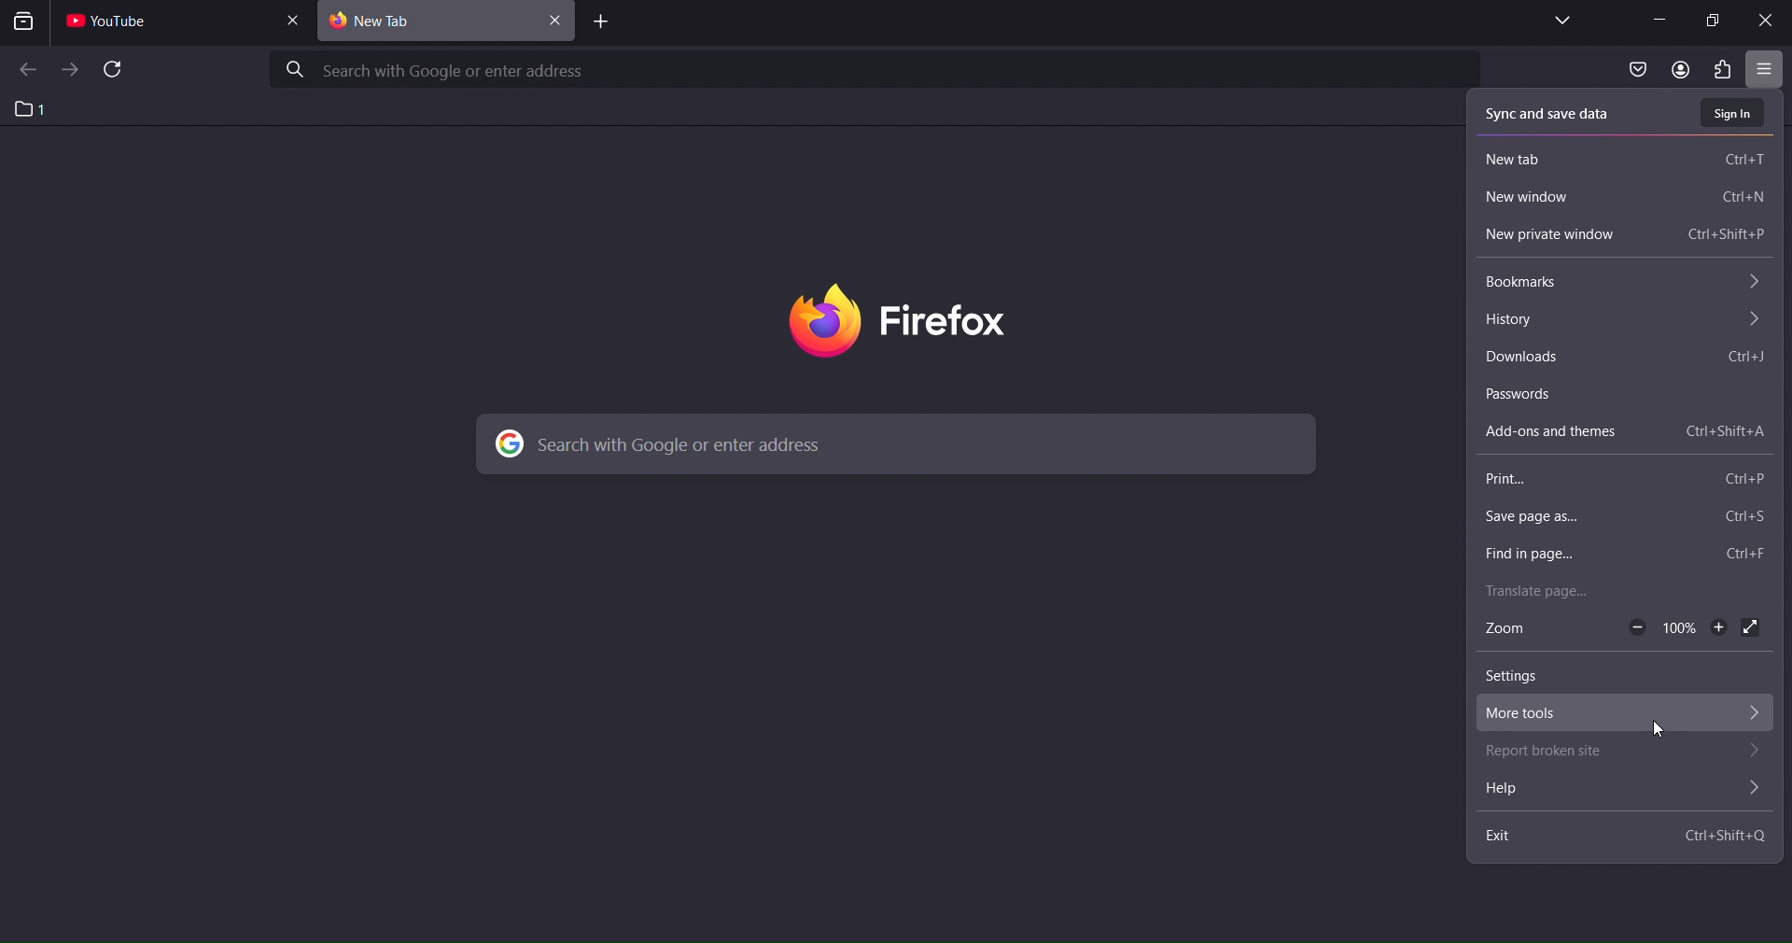 The width and height of the screenshot is (1792, 943). What do you see at coordinates (1743, 159) in the screenshot?
I see `Ctrl + T` at bounding box center [1743, 159].